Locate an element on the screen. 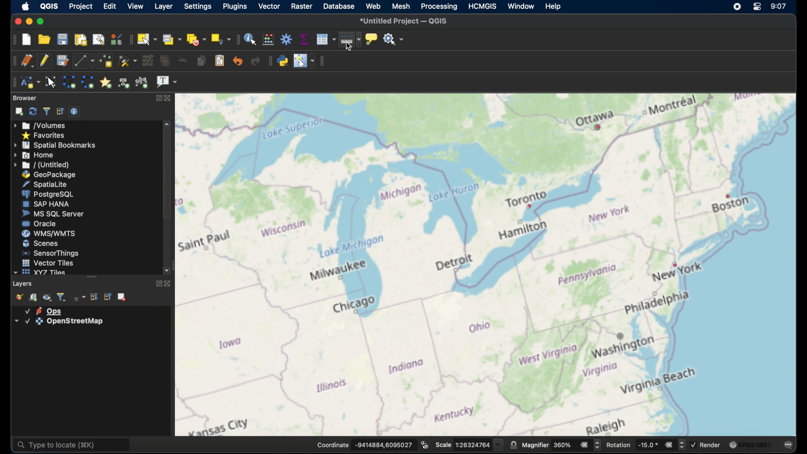  close is located at coordinates (170, 98).